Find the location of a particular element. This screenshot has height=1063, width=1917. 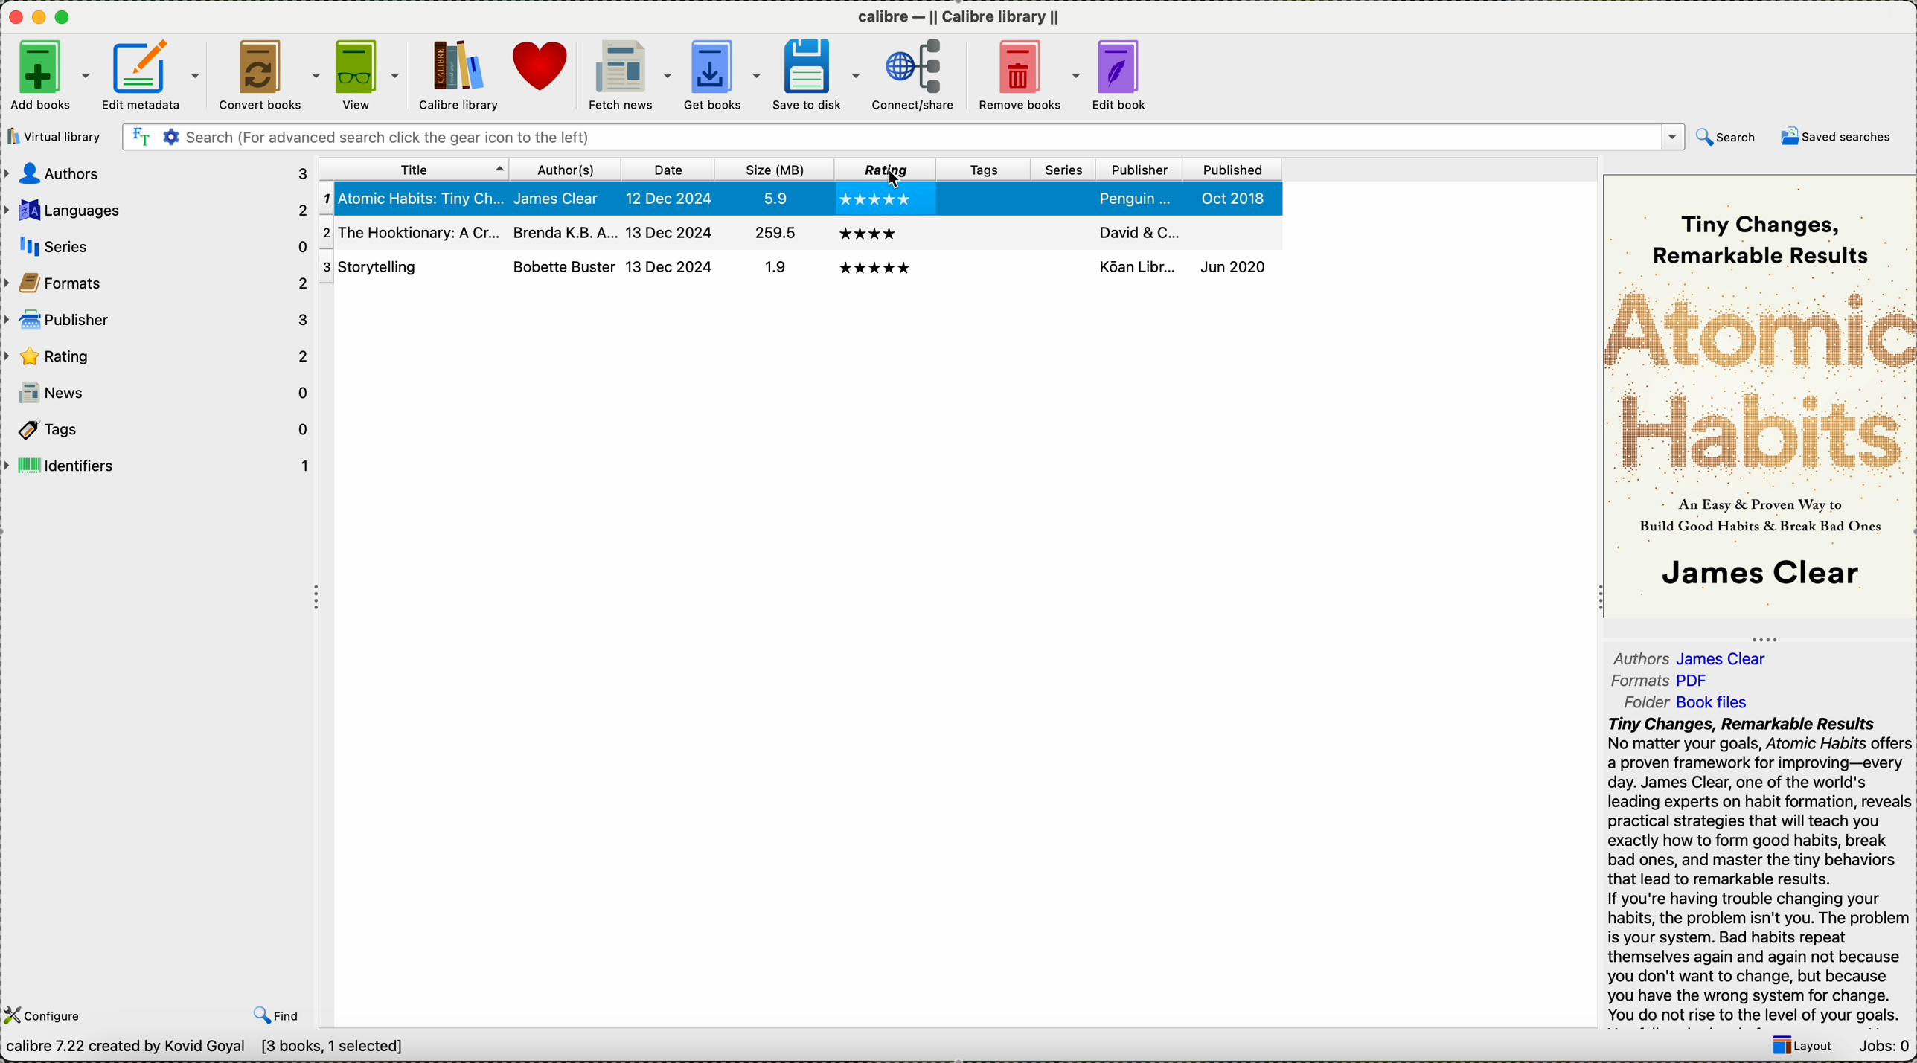

Collapse is located at coordinates (1595, 600).